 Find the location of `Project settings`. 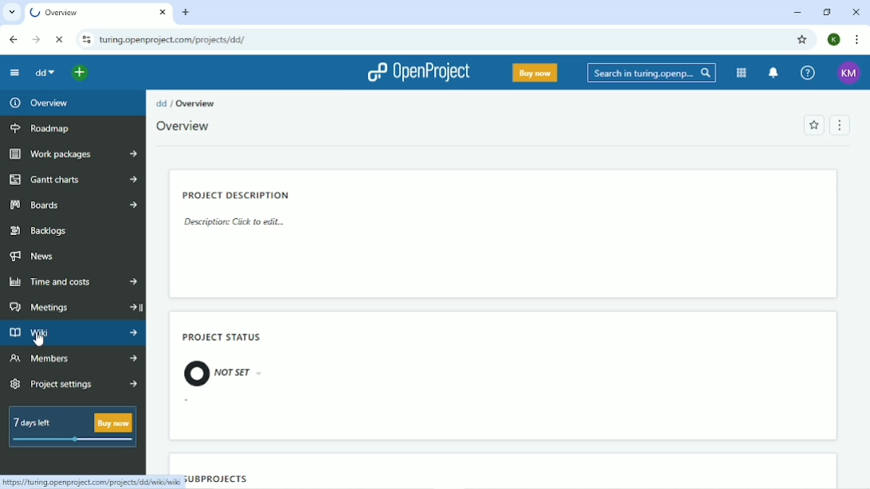

Project settings is located at coordinates (65, 383).